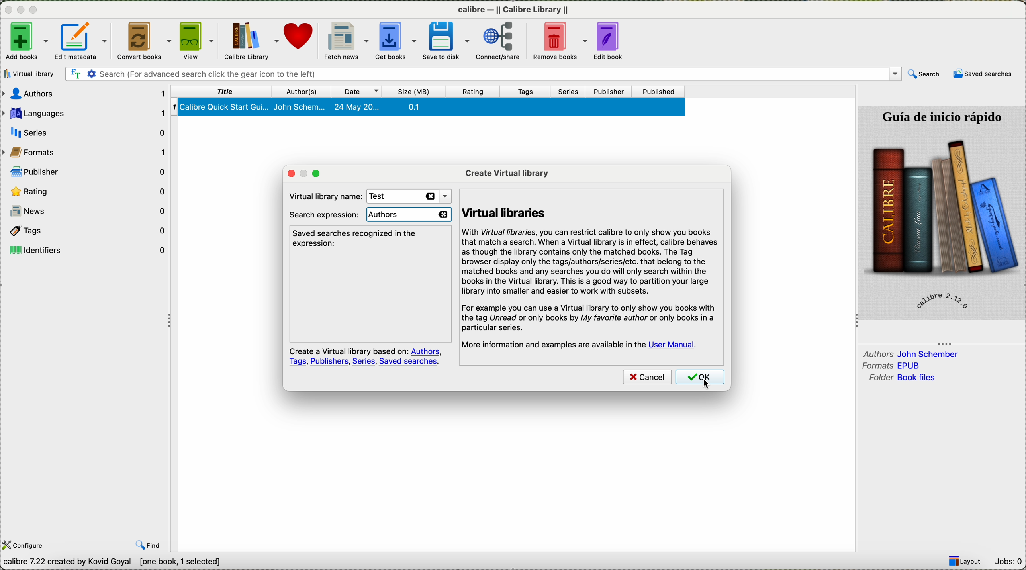 The image size is (1026, 570). I want to click on published, so click(660, 92).